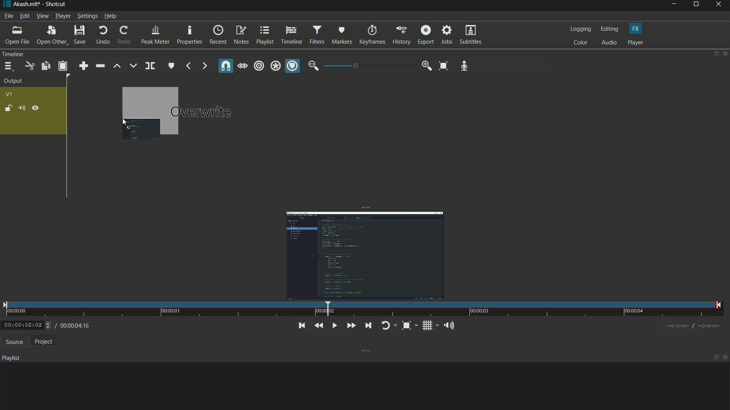 The height and width of the screenshot is (410, 730). I want to click on lock track, so click(7, 107).